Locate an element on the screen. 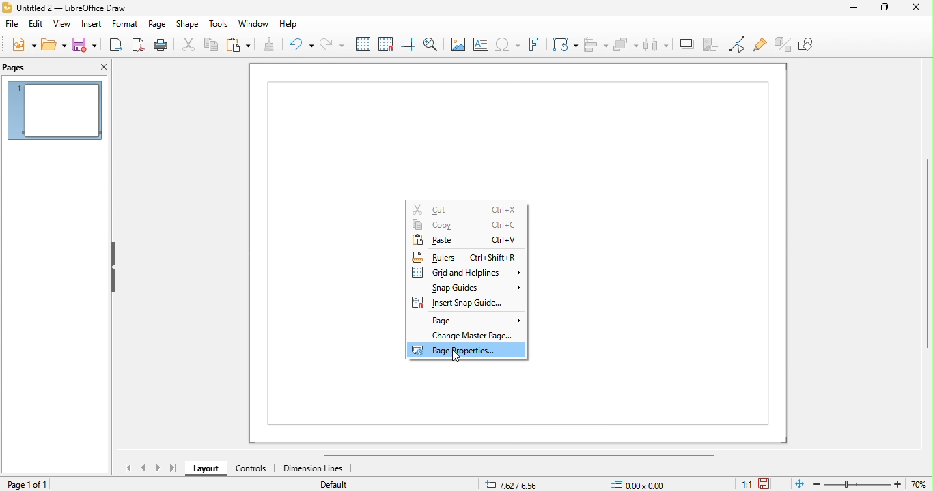 The width and height of the screenshot is (933, 491). page is located at coordinates (158, 24).